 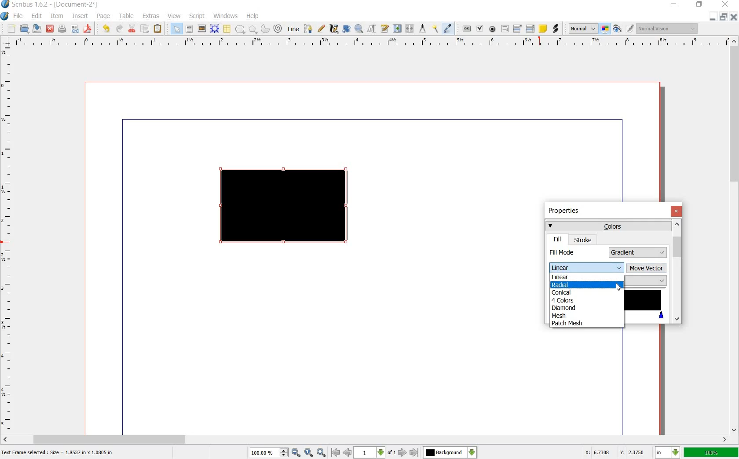 I want to click on line, so click(x=294, y=29).